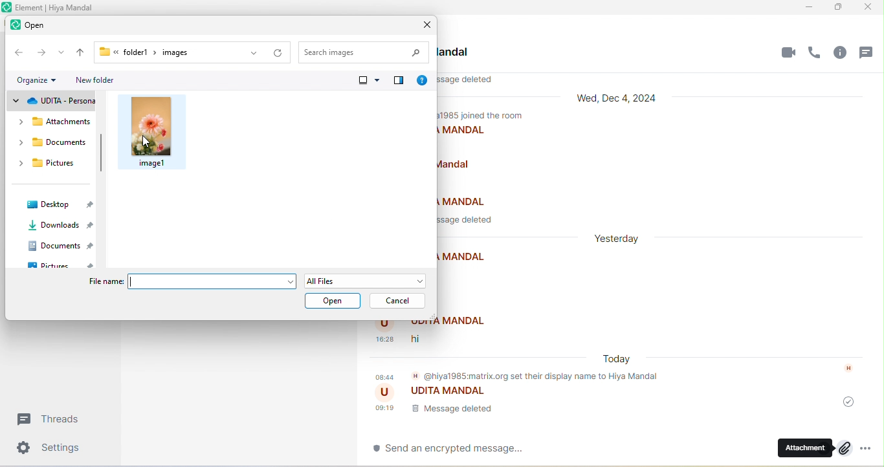 This screenshot has height=467, width=884. What do you see at coordinates (148, 142) in the screenshot?
I see `cursor` at bounding box center [148, 142].